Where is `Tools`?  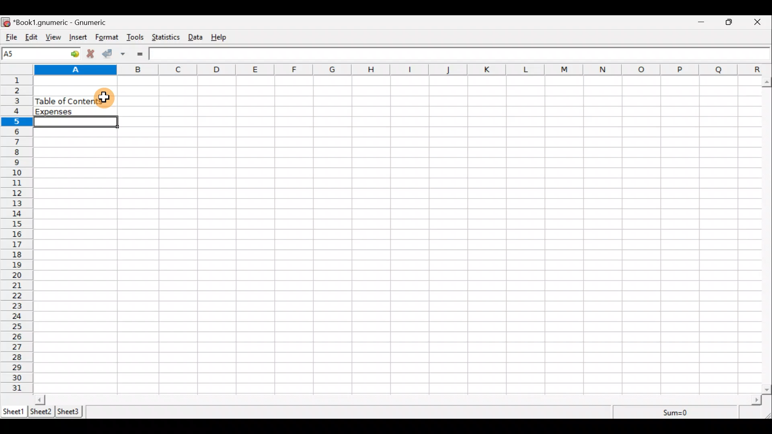 Tools is located at coordinates (136, 38).